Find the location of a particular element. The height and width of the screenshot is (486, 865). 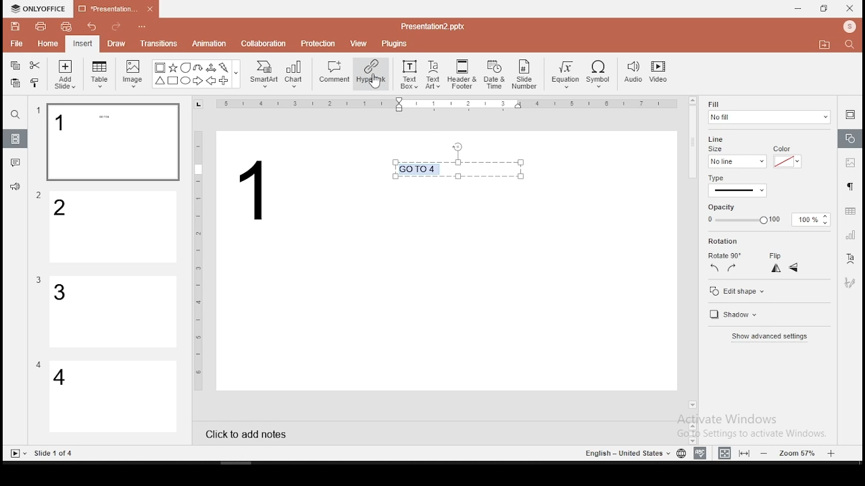

Arrow Right is located at coordinates (199, 82).